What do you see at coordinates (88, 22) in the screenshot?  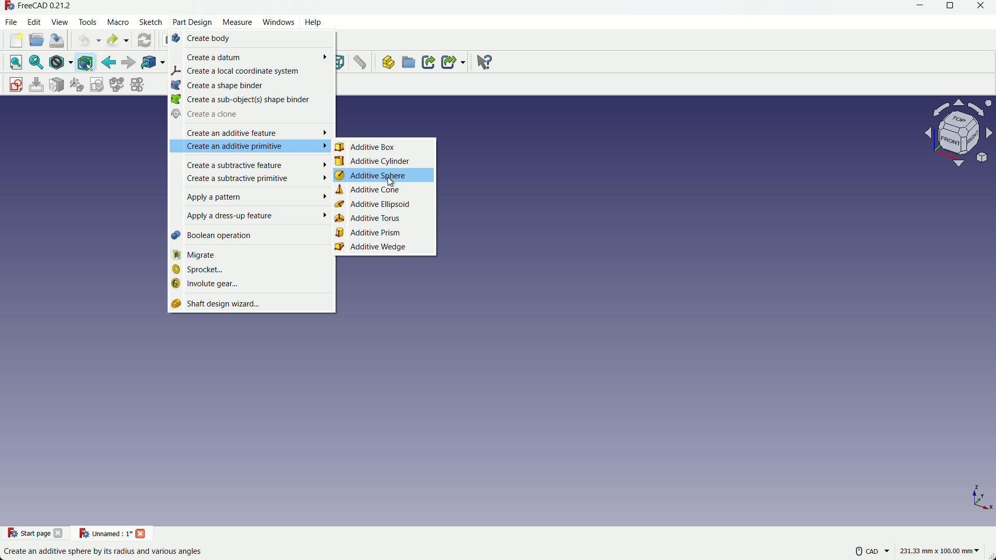 I see `tools` at bounding box center [88, 22].